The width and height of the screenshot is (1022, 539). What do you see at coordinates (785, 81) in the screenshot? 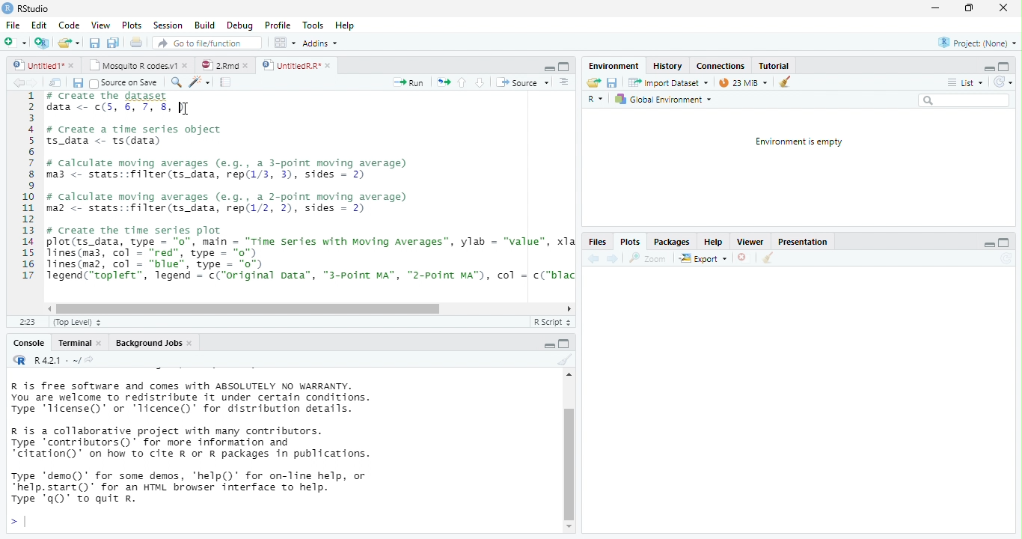
I see `clear` at bounding box center [785, 81].